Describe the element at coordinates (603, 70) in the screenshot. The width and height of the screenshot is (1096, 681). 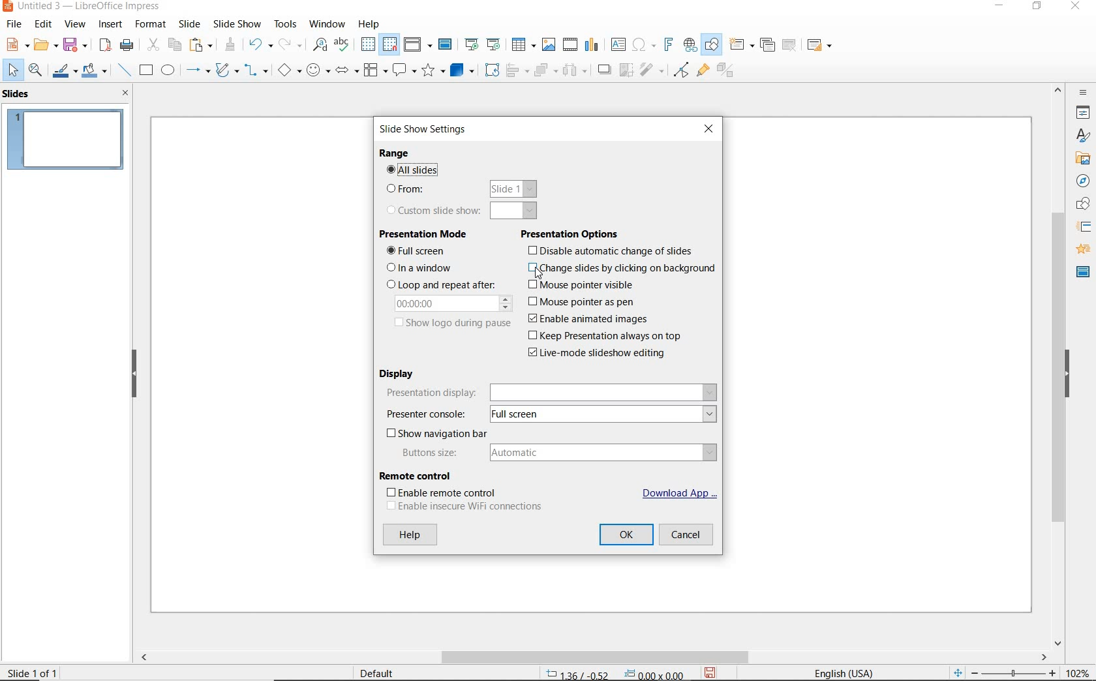
I see `SHADOW` at that location.